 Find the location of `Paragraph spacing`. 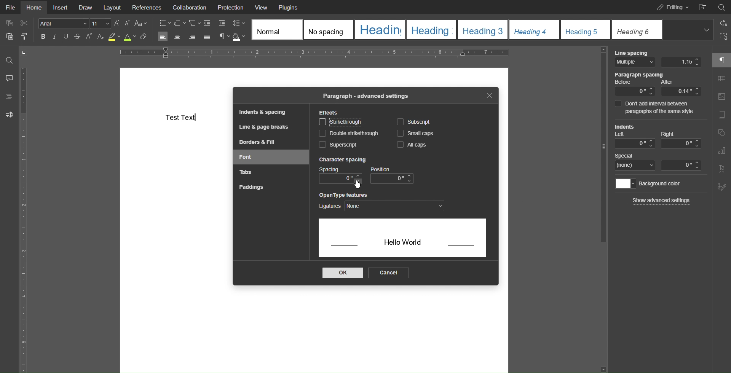

Paragraph spacing is located at coordinates (658, 84).